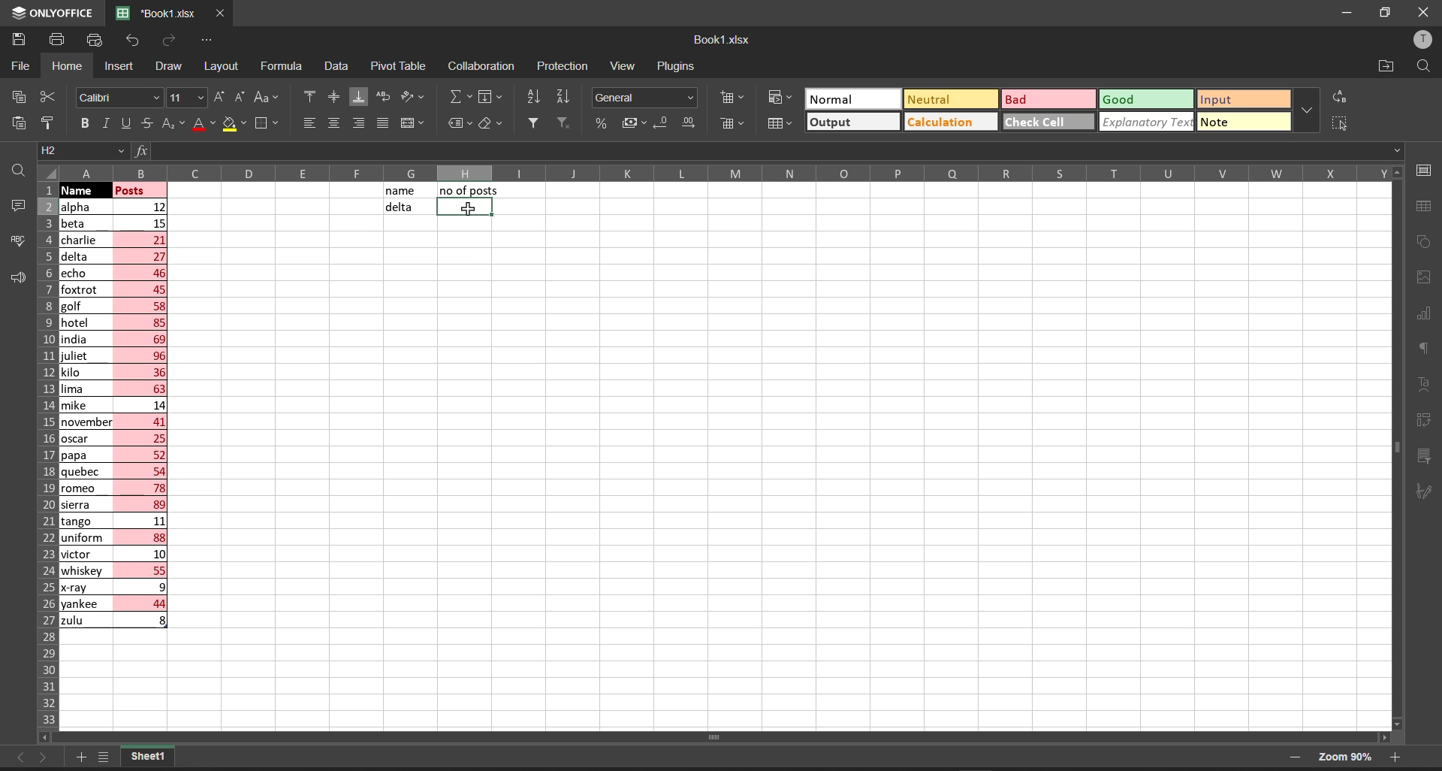 This screenshot has width=1442, height=771. Describe the element at coordinates (187, 97) in the screenshot. I see `font size` at that location.